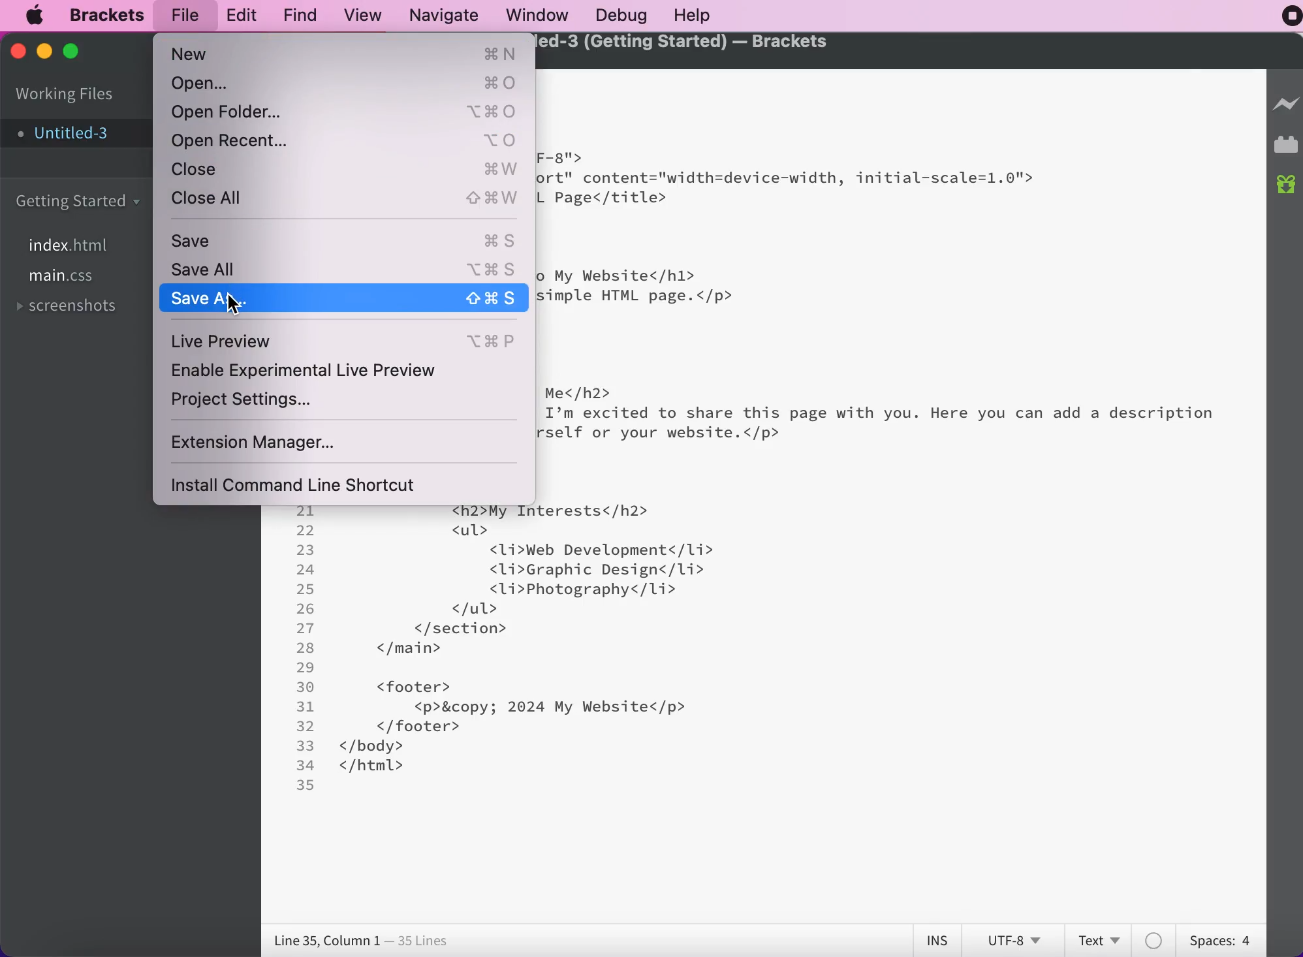  Describe the element at coordinates (306, 609) in the screenshot. I see `26` at that location.